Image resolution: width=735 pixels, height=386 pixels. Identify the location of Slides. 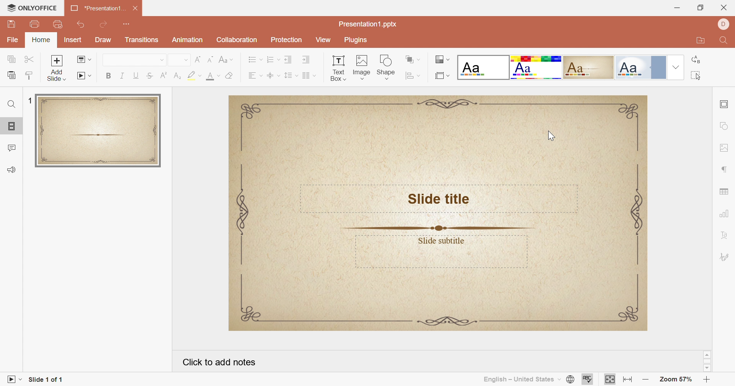
(11, 126).